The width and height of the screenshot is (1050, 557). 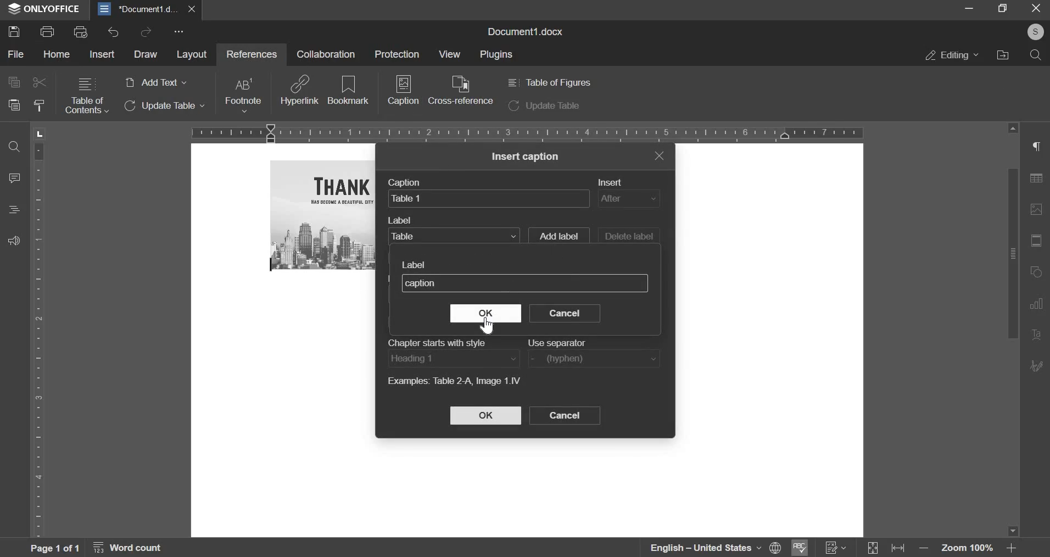 What do you see at coordinates (1037, 9) in the screenshot?
I see `exit` at bounding box center [1037, 9].